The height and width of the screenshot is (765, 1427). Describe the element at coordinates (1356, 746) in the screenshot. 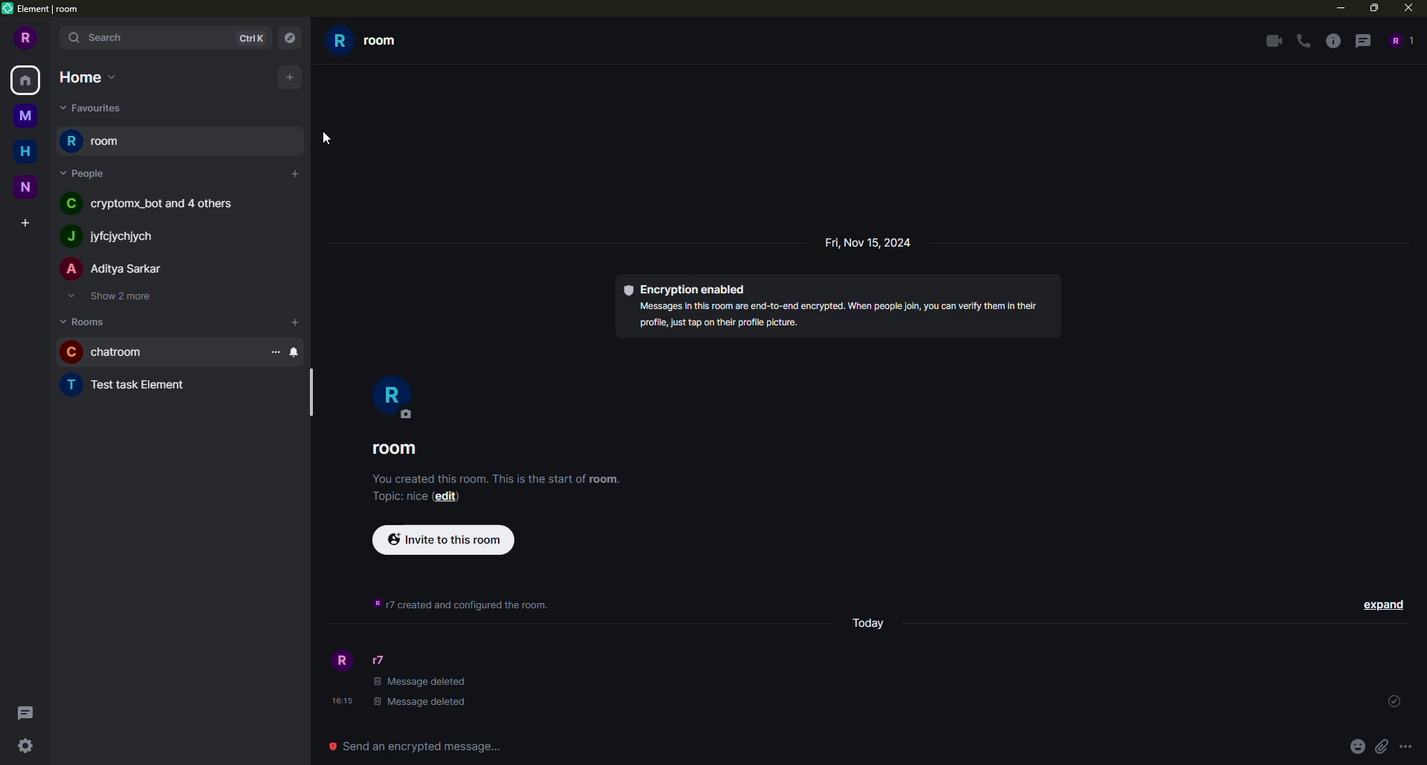

I see `emoji` at that location.